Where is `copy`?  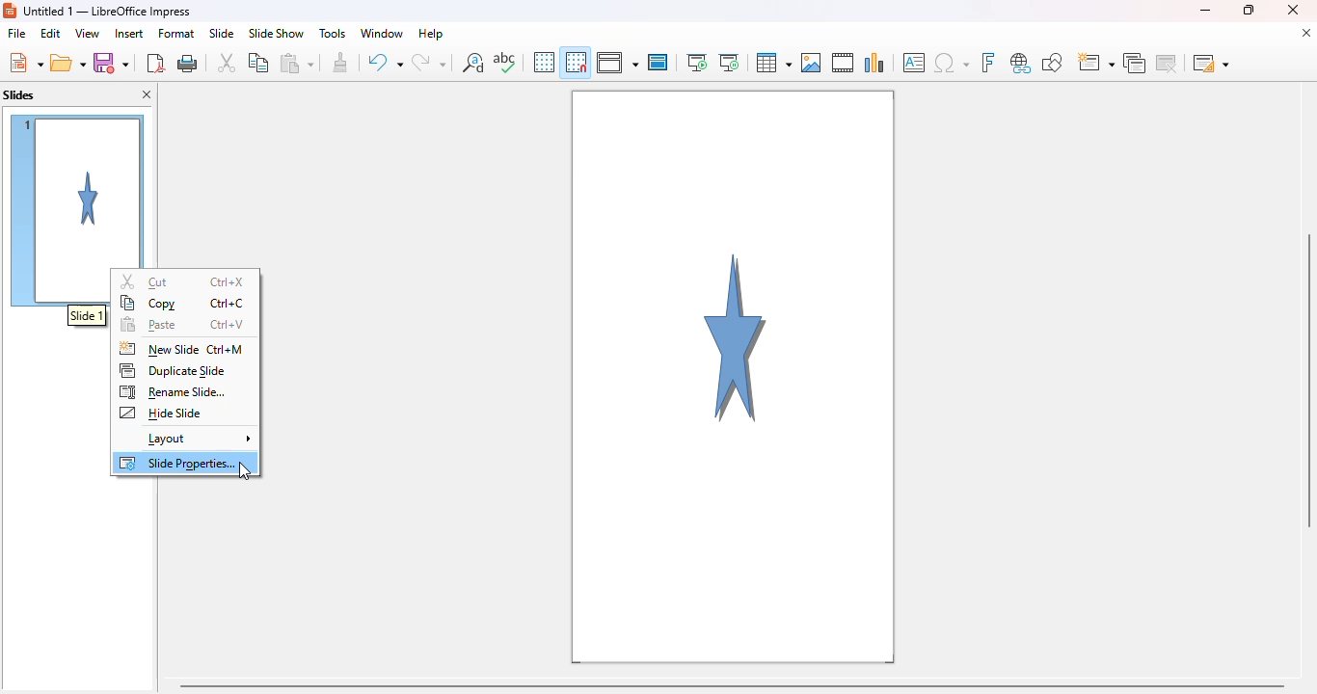 copy is located at coordinates (259, 63).